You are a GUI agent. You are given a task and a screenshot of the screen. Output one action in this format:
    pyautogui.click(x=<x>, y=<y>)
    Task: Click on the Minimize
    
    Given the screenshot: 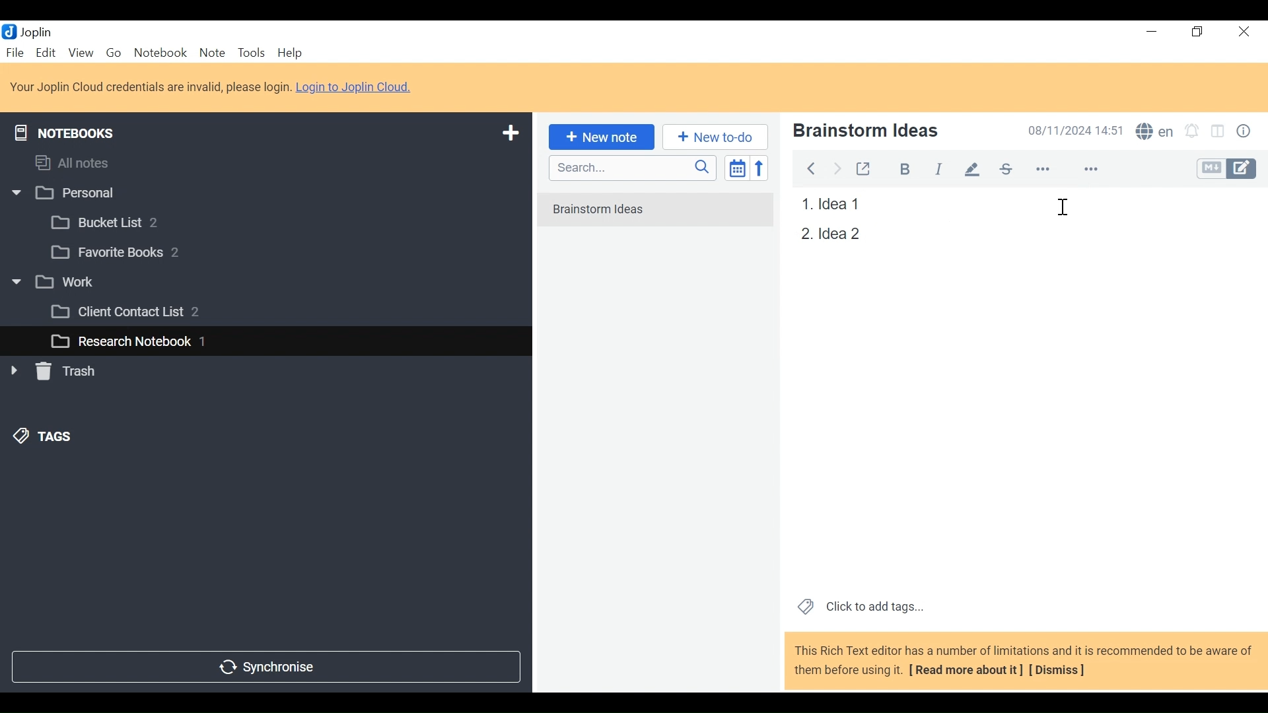 What is the action you would take?
    pyautogui.click(x=1150, y=32)
    